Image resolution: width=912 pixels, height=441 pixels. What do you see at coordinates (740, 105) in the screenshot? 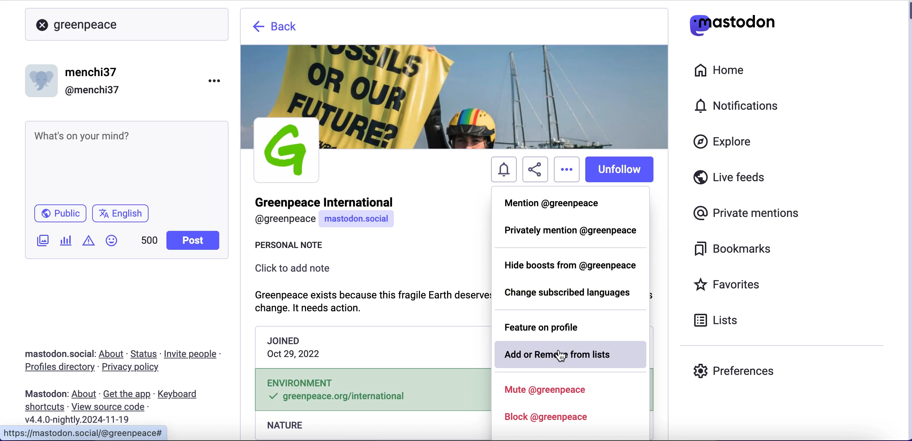
I see `notifications` at bounding box center [740, 105].